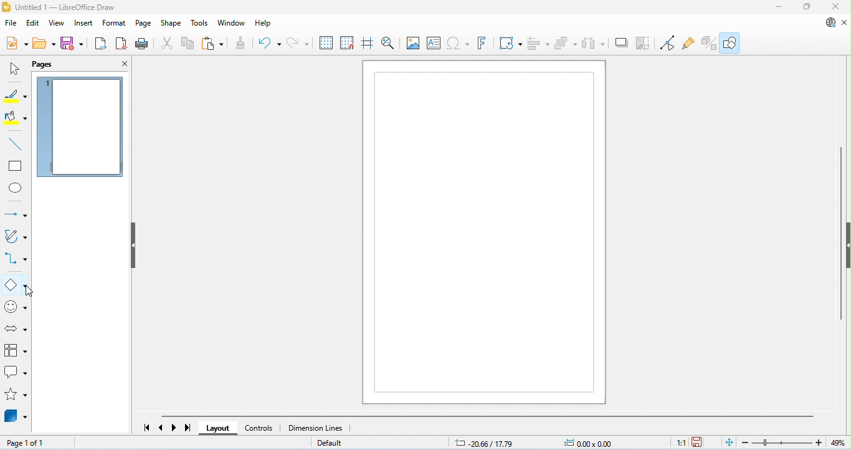  What do you see at coordinates (17, 258) in the screenshot?
I see `connectors` at bounding box center [17, 258].